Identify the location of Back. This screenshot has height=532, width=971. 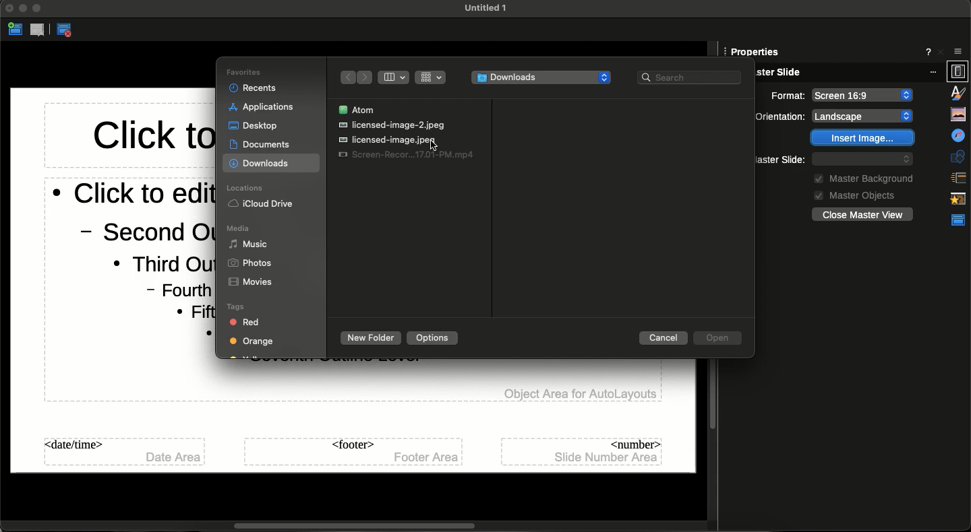
(345, 77).